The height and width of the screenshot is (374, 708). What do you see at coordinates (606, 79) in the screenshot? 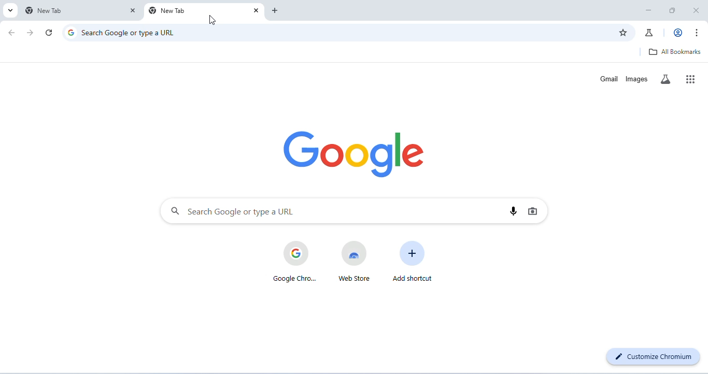
I see `gmail` at bounding box center [606, 79].